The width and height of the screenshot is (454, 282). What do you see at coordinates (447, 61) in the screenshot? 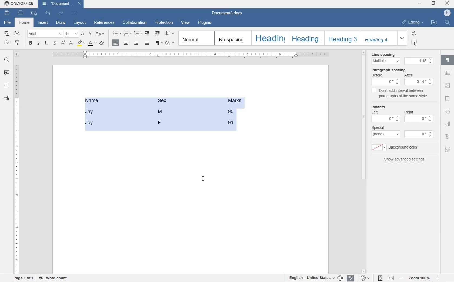
I see `PARAGRAPH SETTINGS` at bounding box center [447, 61].